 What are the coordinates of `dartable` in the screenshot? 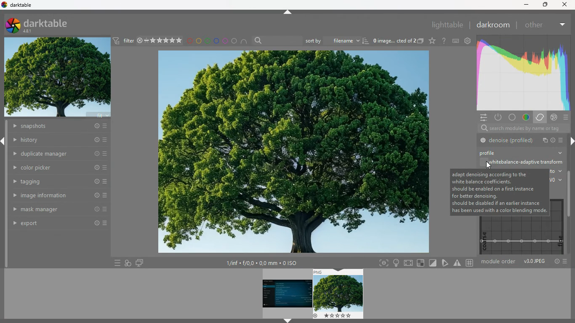 It's located at (18, 5).